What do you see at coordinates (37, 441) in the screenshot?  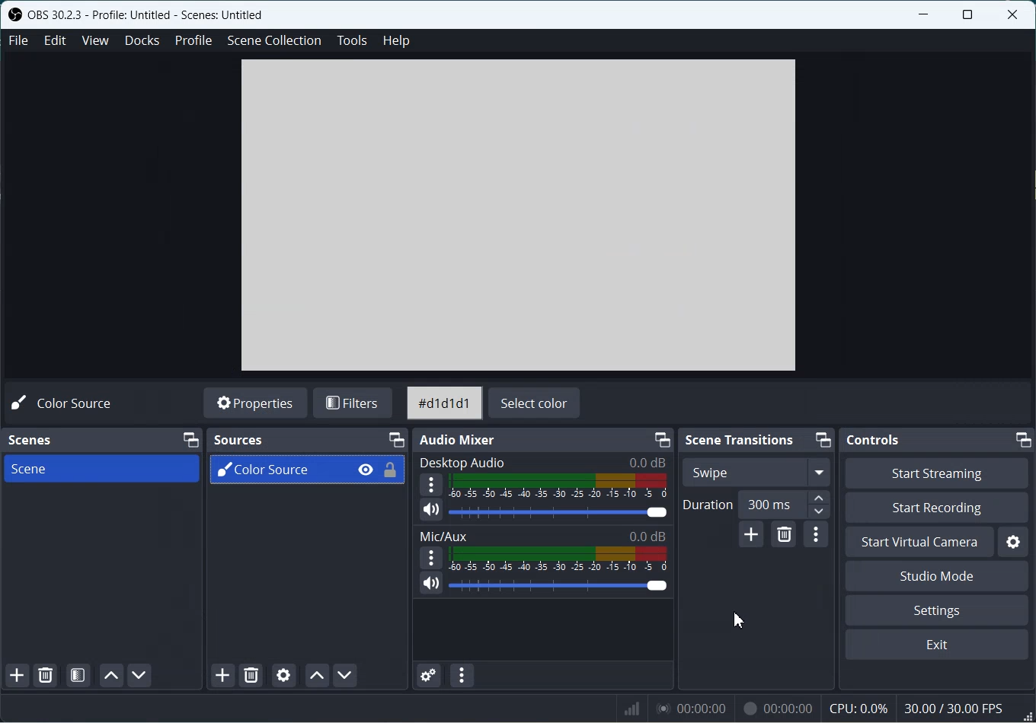 I see `Scenes` at bounding box center [37, 441].